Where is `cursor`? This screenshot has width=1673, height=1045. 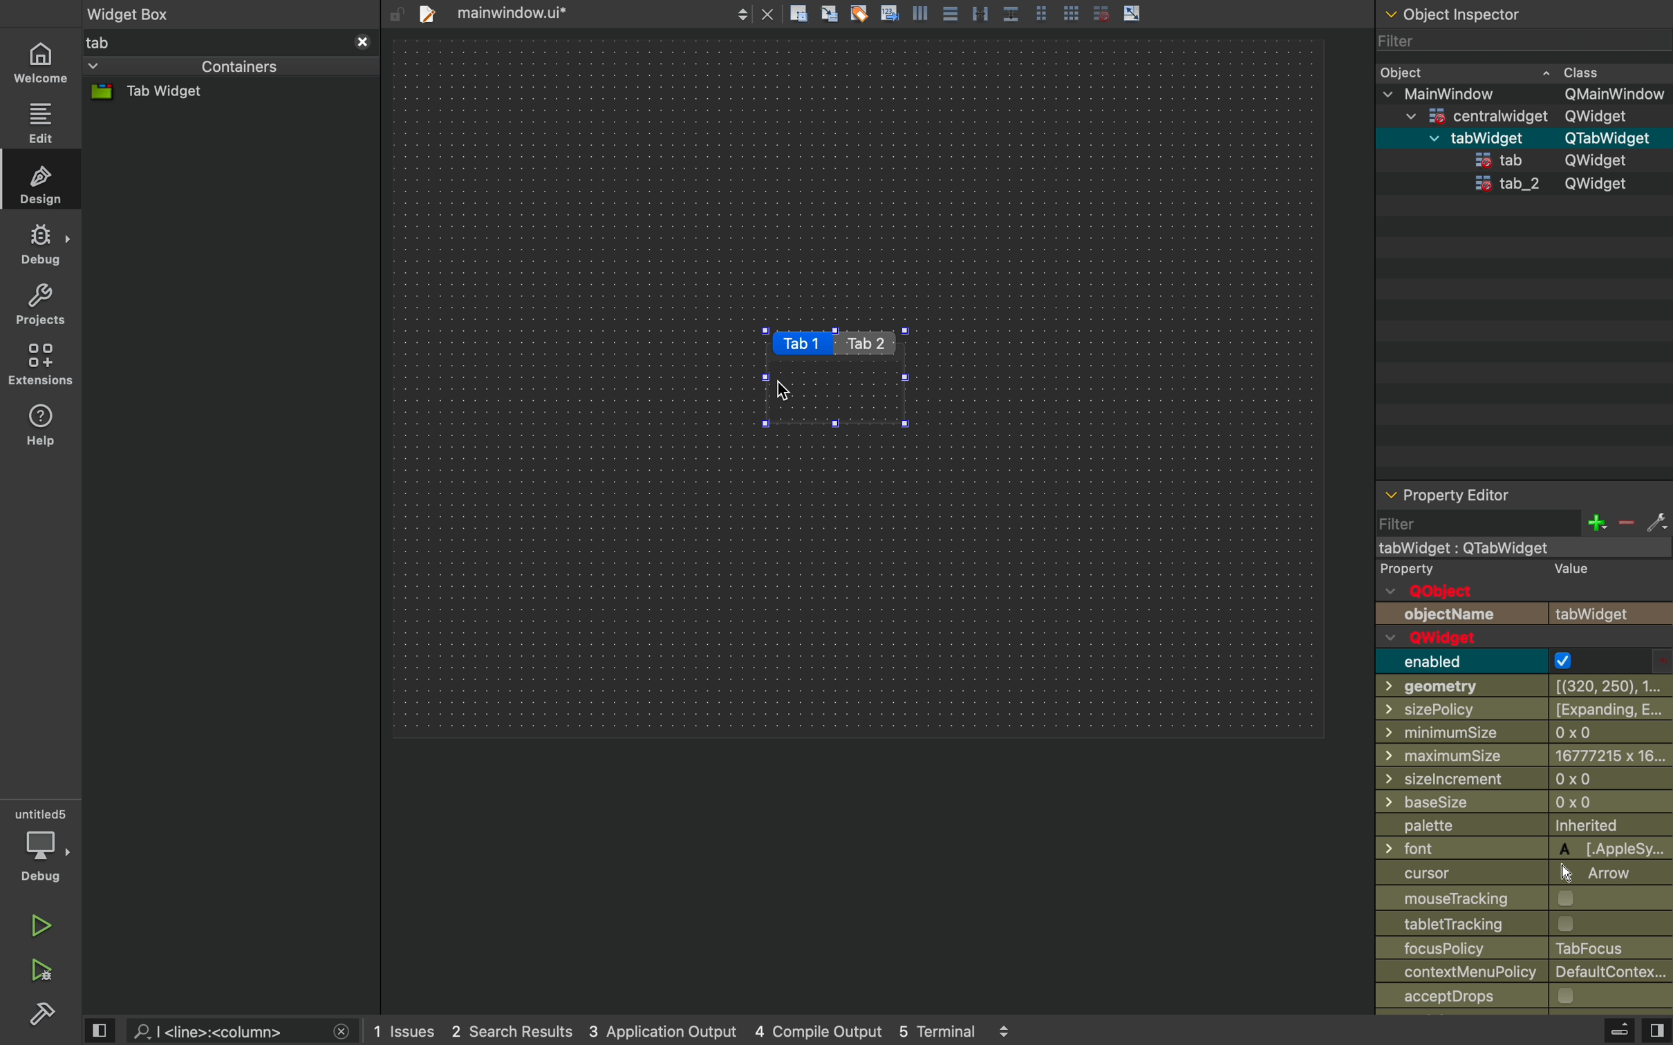
cursor is located at coordinates (785, 392).